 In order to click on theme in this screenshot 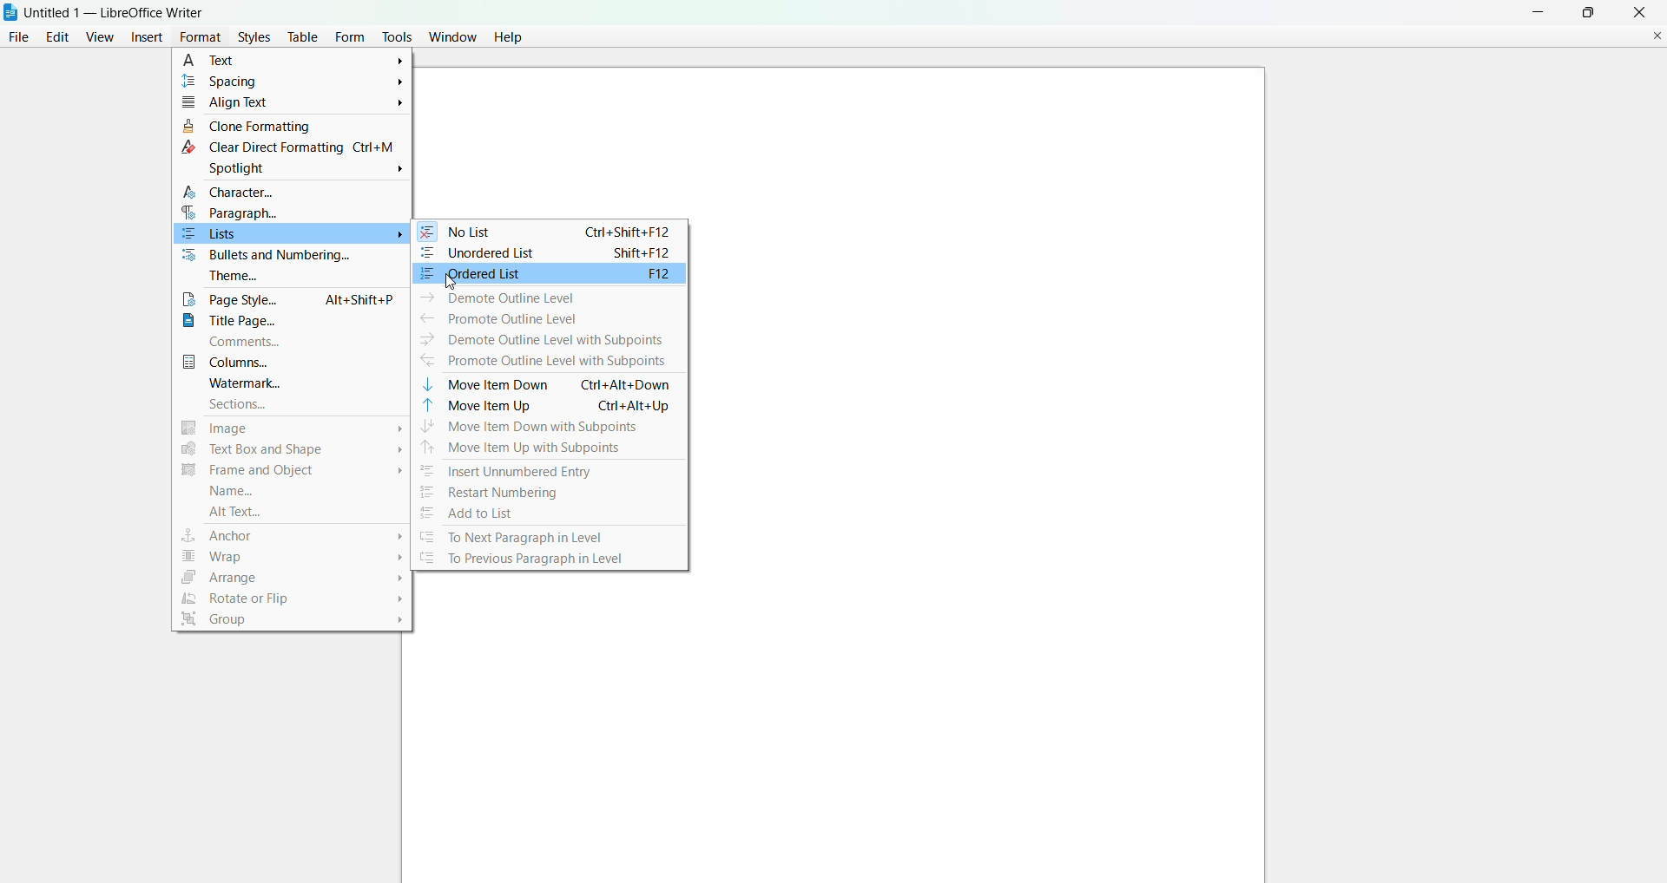, I will do `click(225, 278)`.